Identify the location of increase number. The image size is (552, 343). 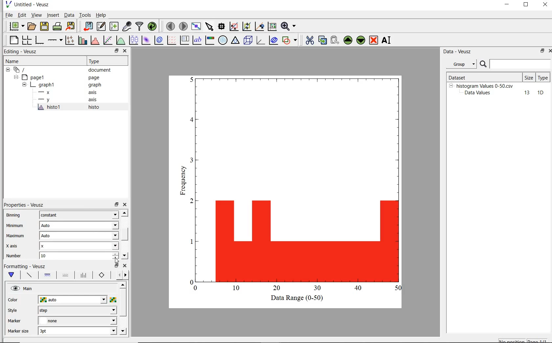
(116, 253).